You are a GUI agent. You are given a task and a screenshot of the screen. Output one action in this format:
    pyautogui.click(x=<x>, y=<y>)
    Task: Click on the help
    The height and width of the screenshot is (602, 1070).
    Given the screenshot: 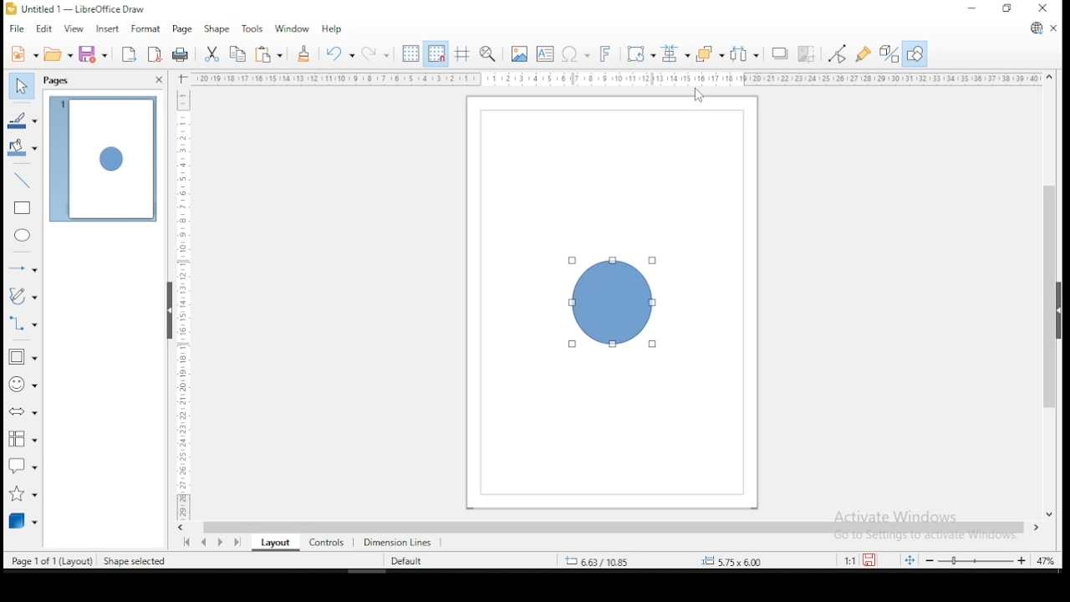 What is the action you would take?
    pyautogui.click(x=333, y=28)
    